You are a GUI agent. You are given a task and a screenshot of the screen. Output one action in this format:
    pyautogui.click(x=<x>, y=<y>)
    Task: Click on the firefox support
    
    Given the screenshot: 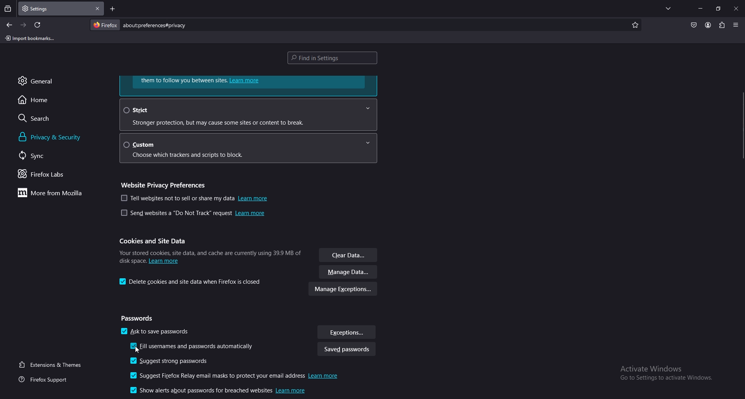 What is the action you would take?
    pyautogui.click(x=46, y=380)
    